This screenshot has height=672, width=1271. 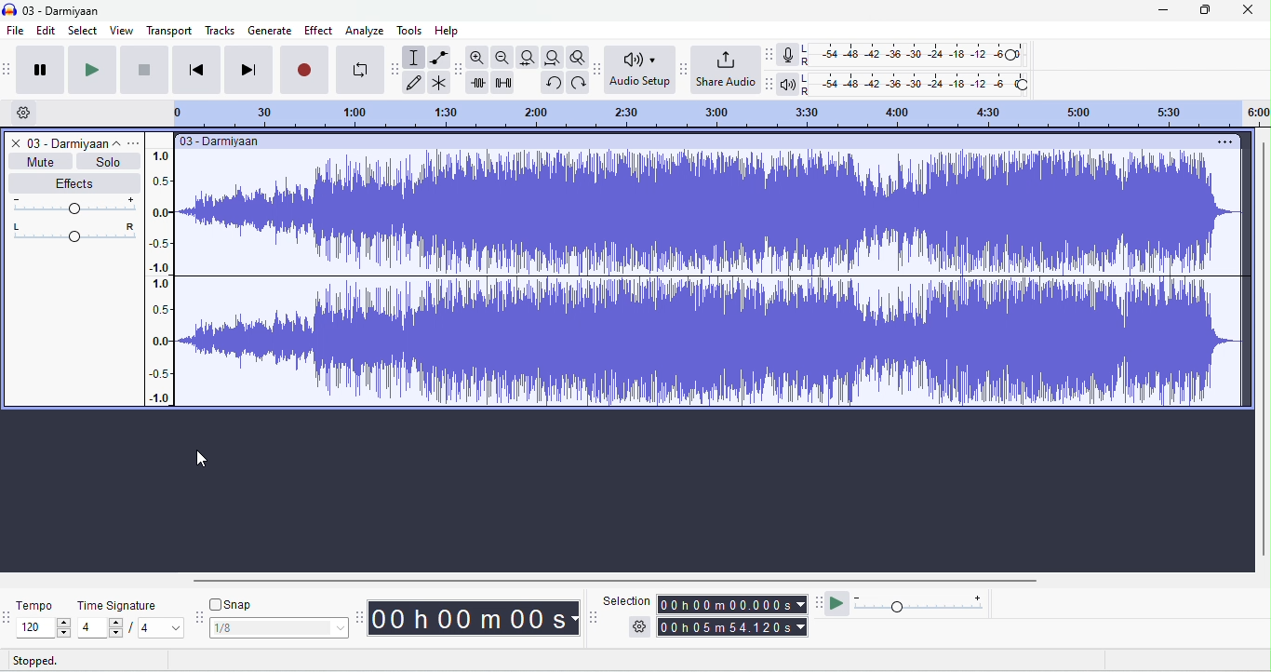 I want to click on options, so click(x=1224, y=141).